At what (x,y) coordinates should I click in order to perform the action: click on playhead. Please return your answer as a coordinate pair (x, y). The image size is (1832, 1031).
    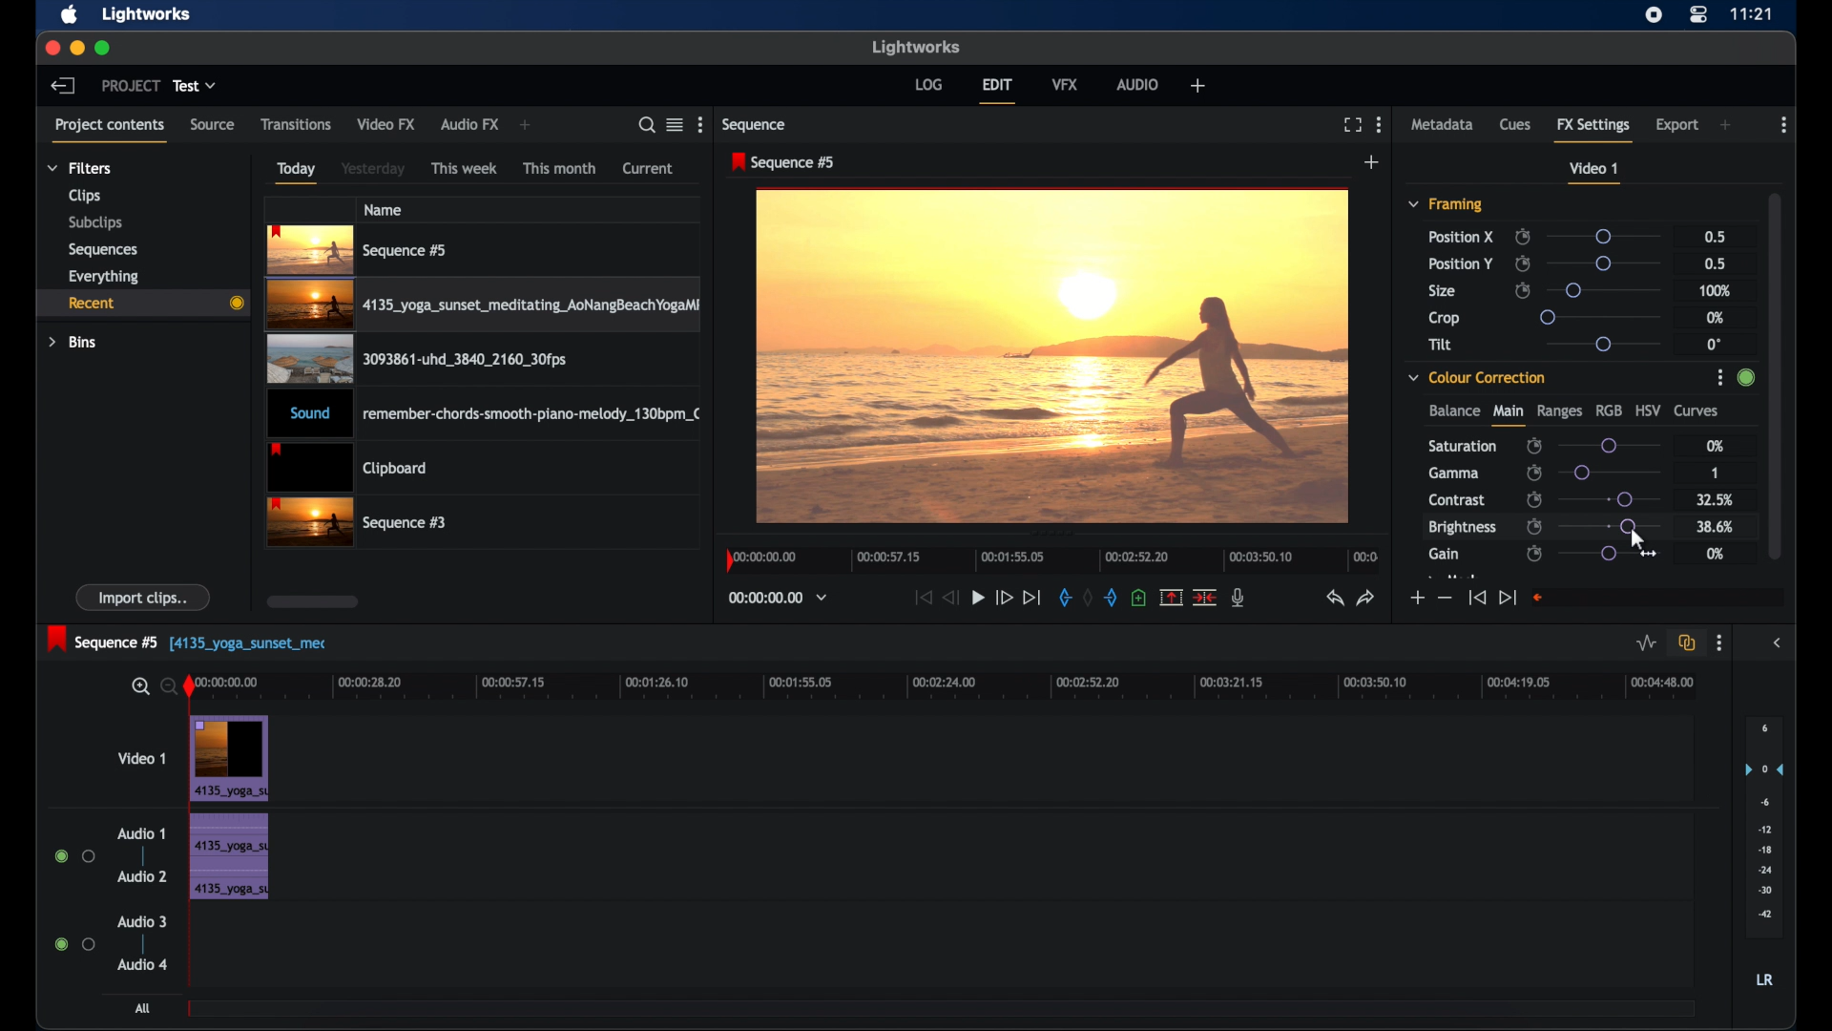
    Looking at the image, I should click on (190, 687).